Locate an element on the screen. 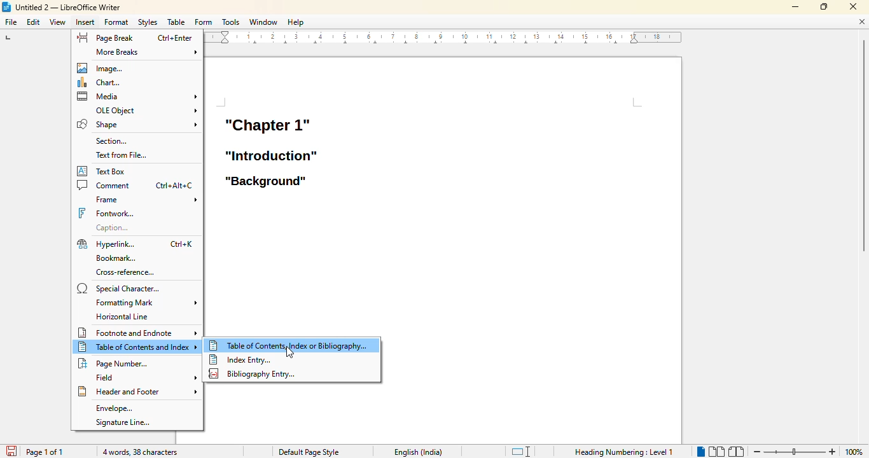  shortcut for page break is located at coordinates (174, 38).